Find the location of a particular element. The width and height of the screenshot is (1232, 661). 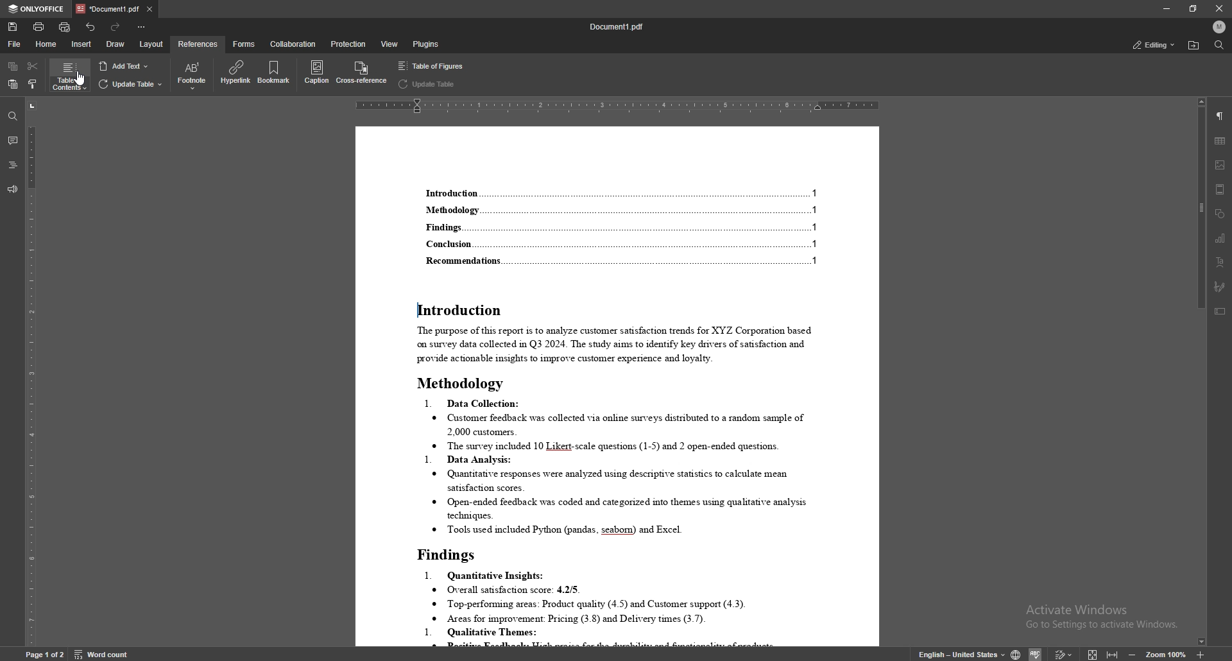

signature field is located at coordinates (1220, 287).